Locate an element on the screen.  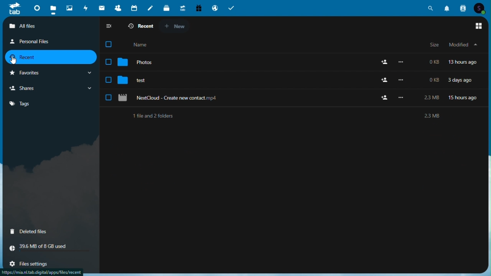
0kb is located at coordinates (435, 62).